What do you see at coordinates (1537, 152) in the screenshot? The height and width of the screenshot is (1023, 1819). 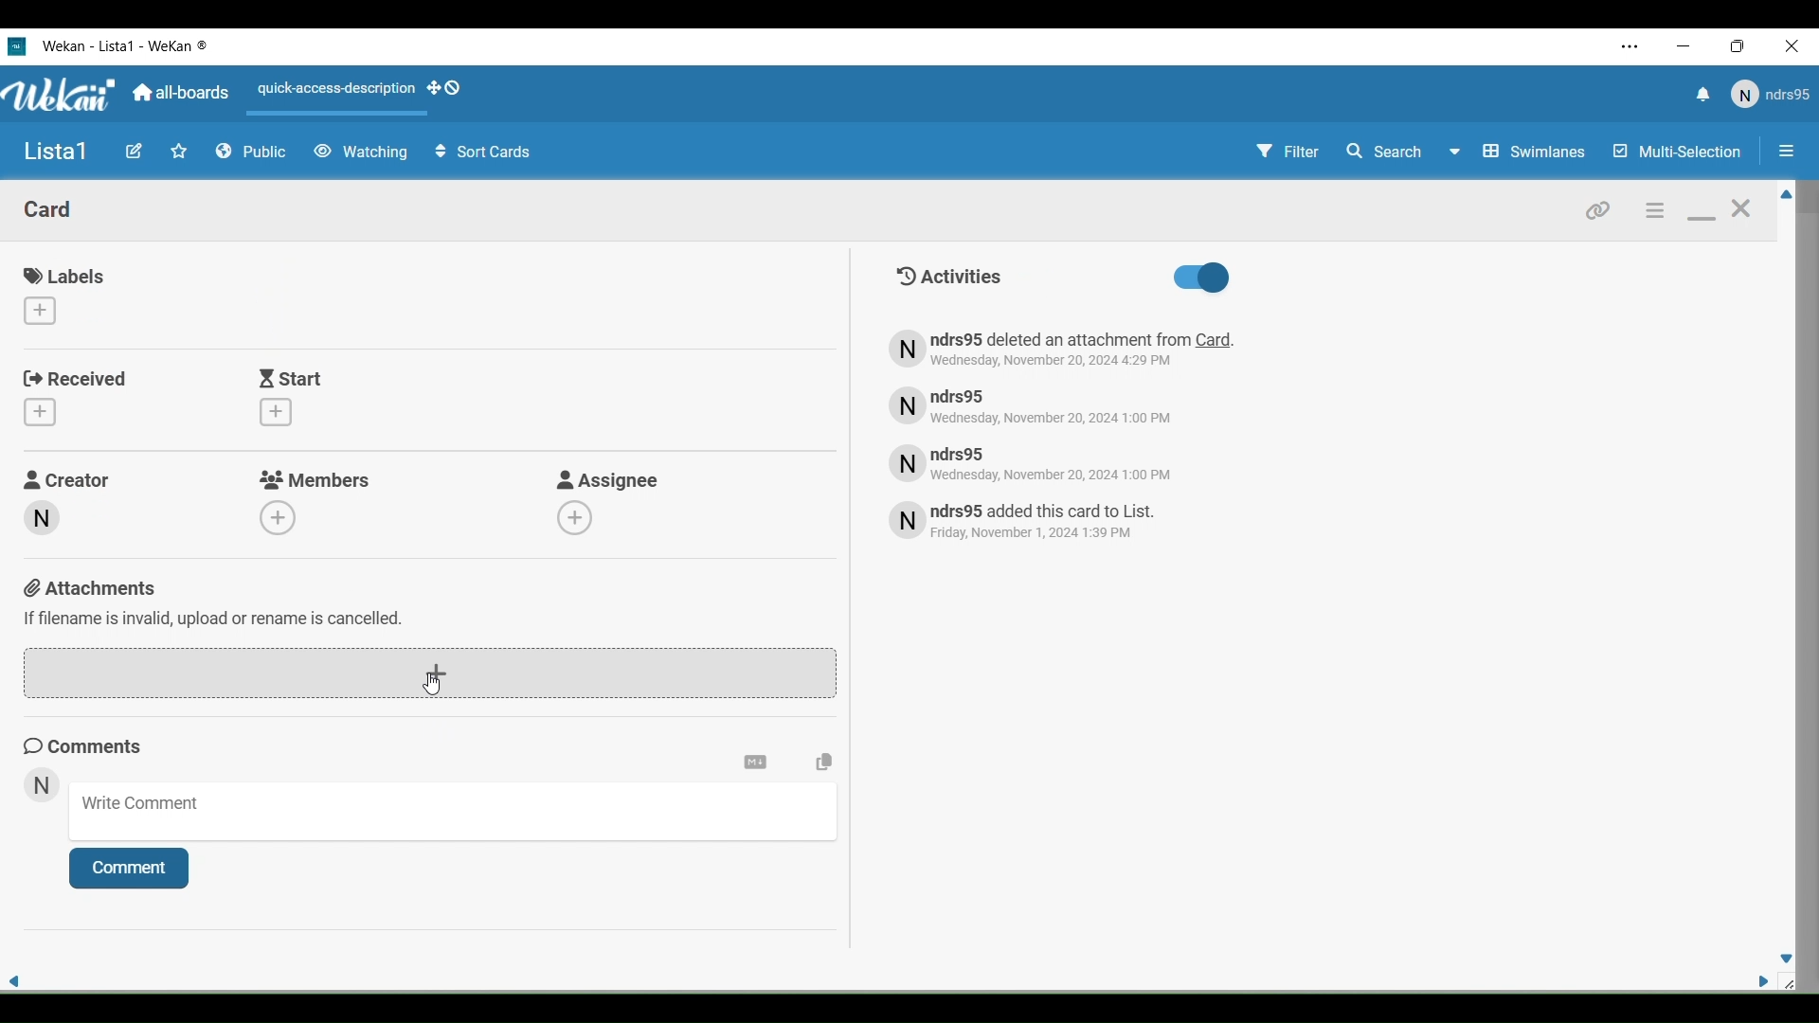 I see `Swimlines` at bounding box center [1537, 152].